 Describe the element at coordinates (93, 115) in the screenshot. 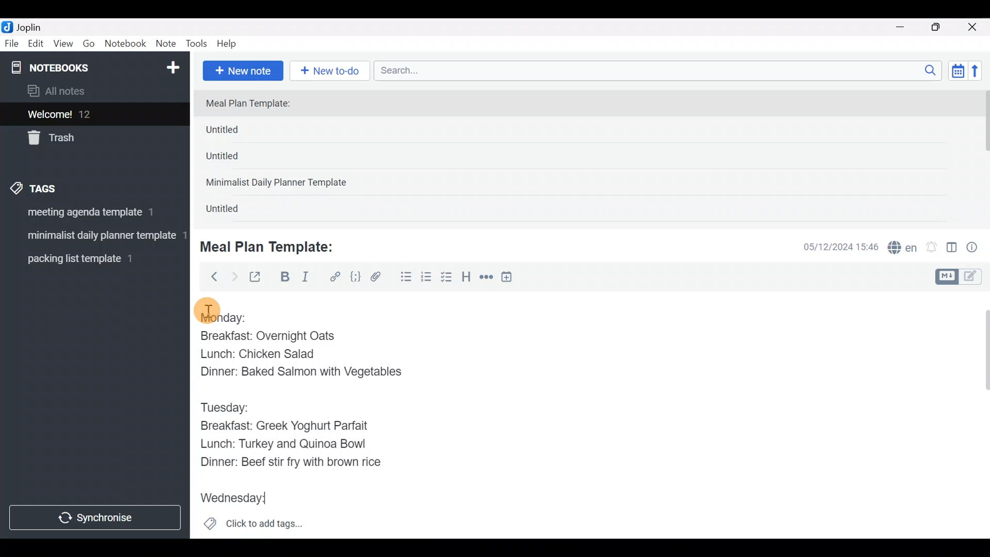

I see `Welcome!` at that location.